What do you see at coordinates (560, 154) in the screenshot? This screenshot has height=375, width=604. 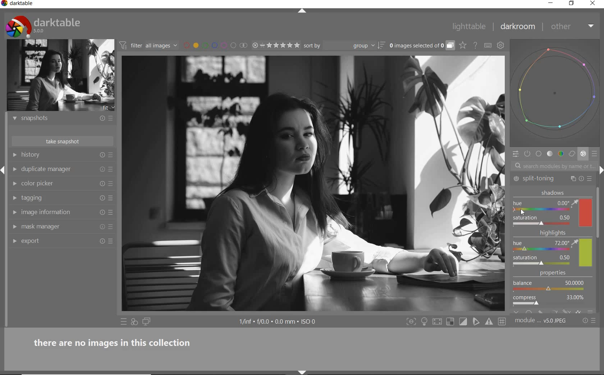 I see `color` at bounding box center [560, 154].